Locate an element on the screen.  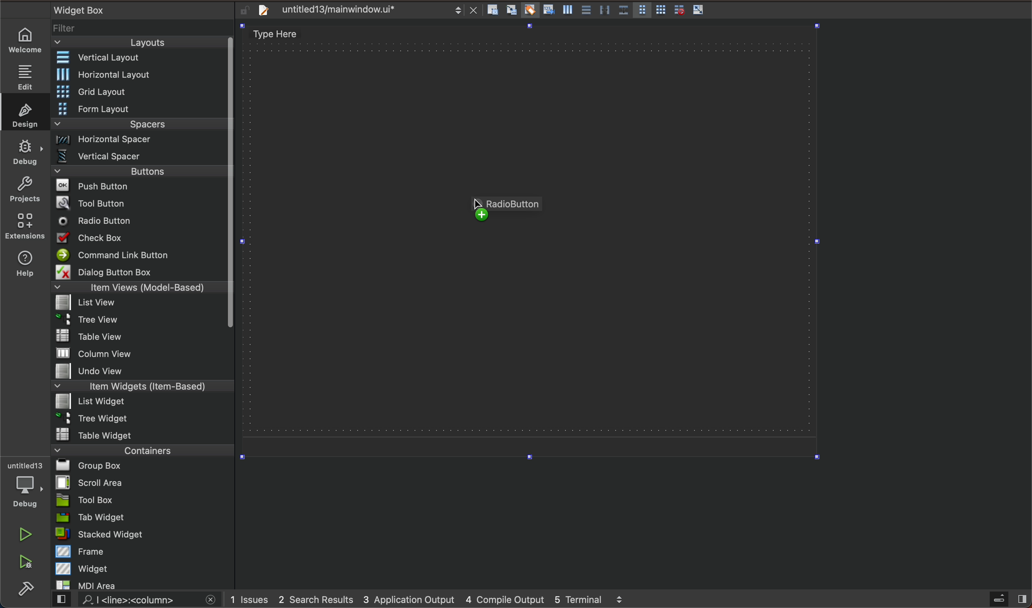
check box is located at coordinates (139, 239).